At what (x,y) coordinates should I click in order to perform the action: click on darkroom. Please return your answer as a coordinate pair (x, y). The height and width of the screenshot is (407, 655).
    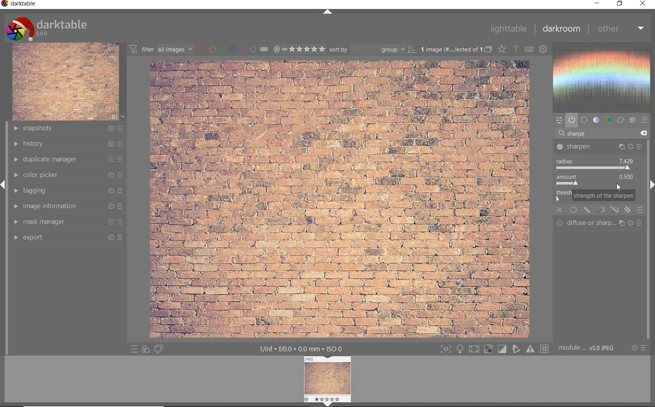
    Looking at the image, I should click on (561, 29).